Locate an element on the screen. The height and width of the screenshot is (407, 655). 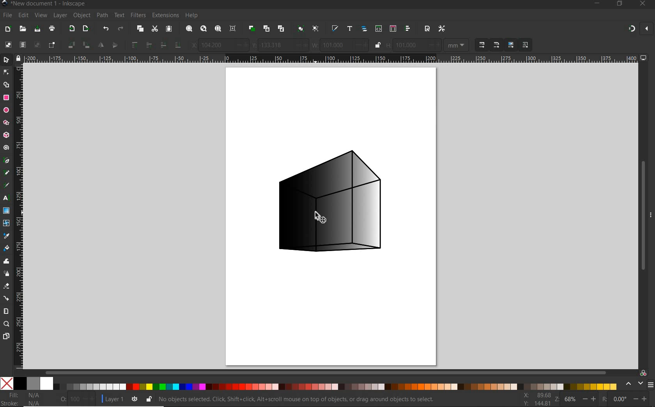
101 is located at coordinates (335, 45).